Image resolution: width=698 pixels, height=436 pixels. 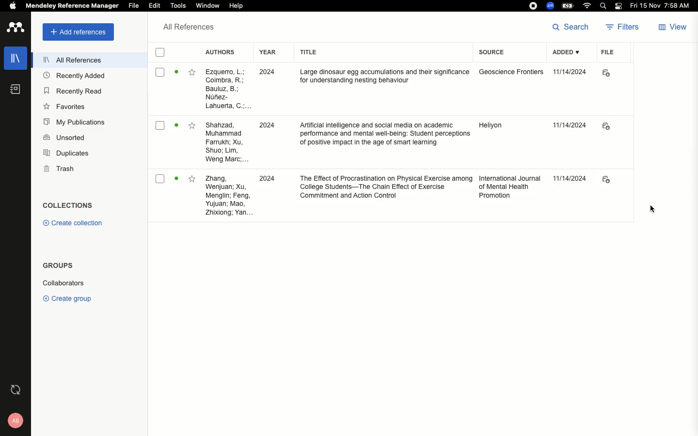 I want to click on Shahzad,
Muhammad
Farrukh; Xu,
Shuo; Lim,
Weng Marc;, so click(x=226, y=142).